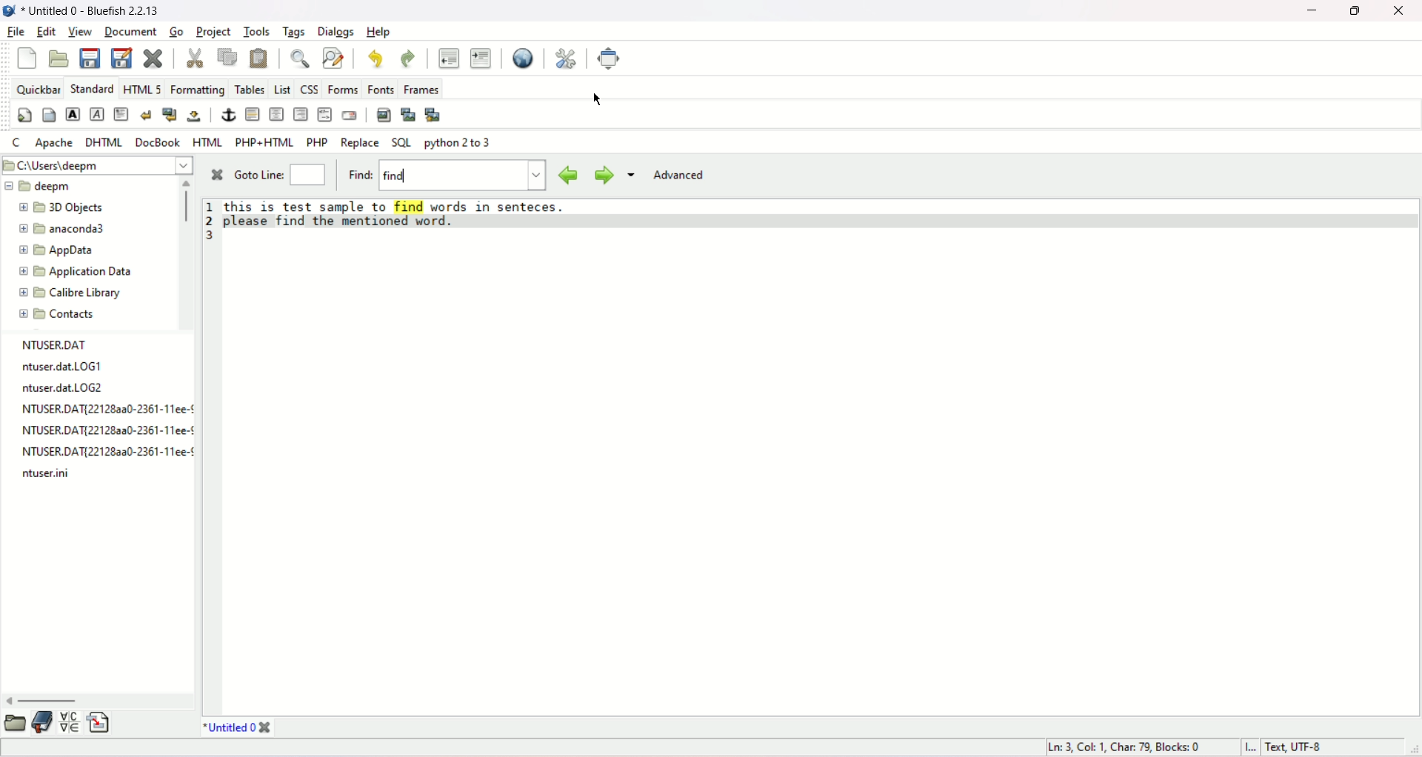  What do you see at coordinates (196, 58) in the screenshot?
I see `cut` at bounding box center [196, 58].